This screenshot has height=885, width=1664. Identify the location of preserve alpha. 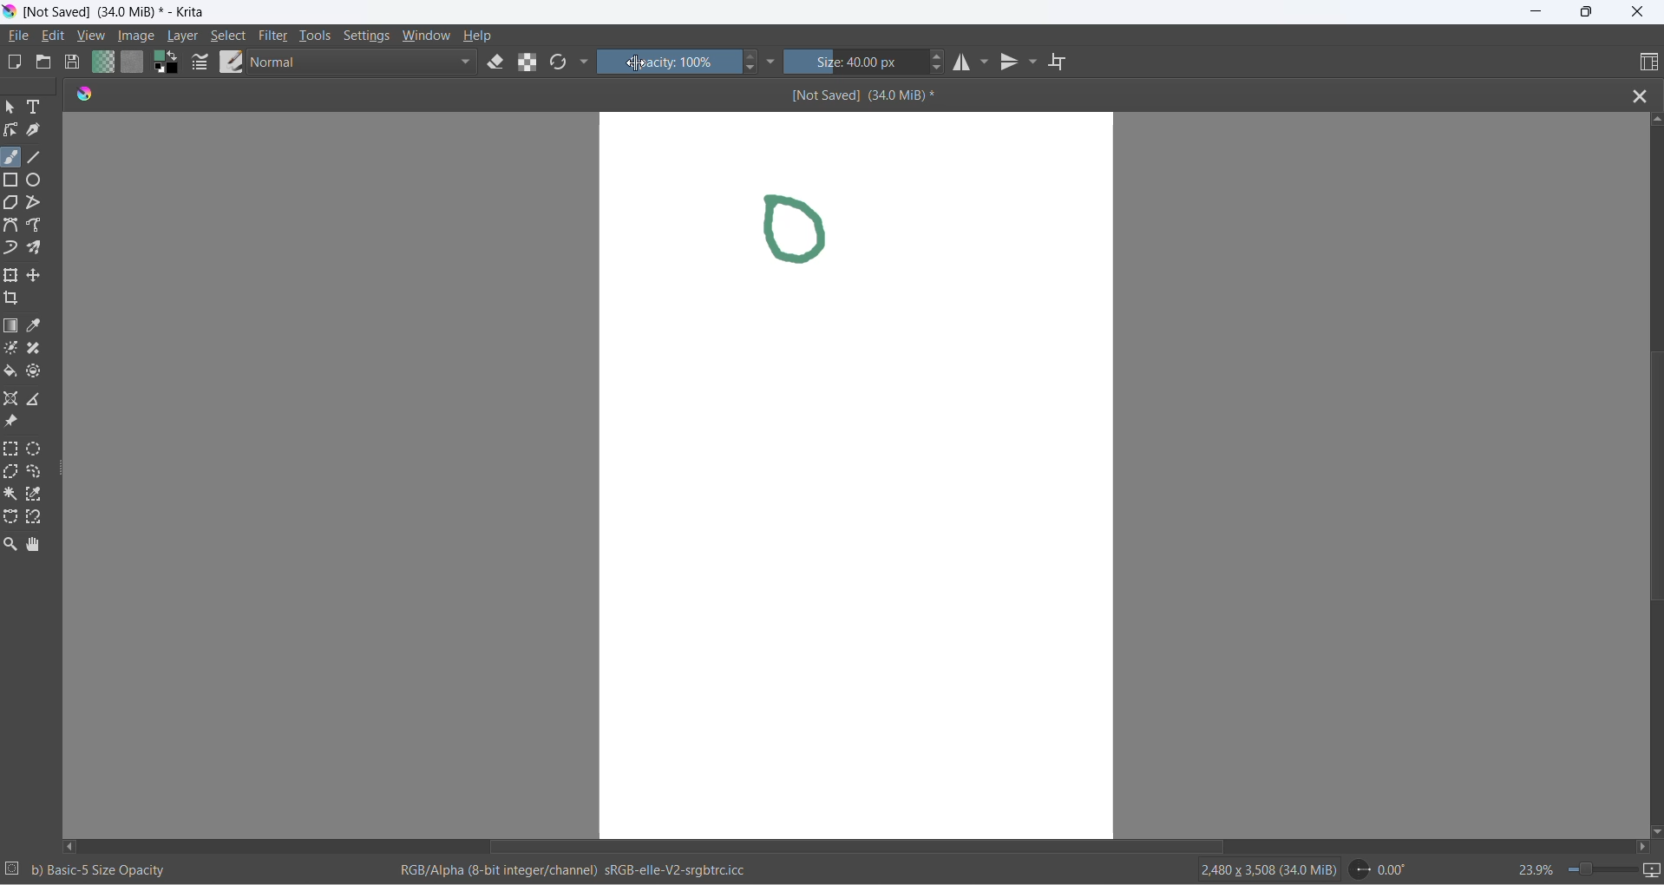
(527, 62).